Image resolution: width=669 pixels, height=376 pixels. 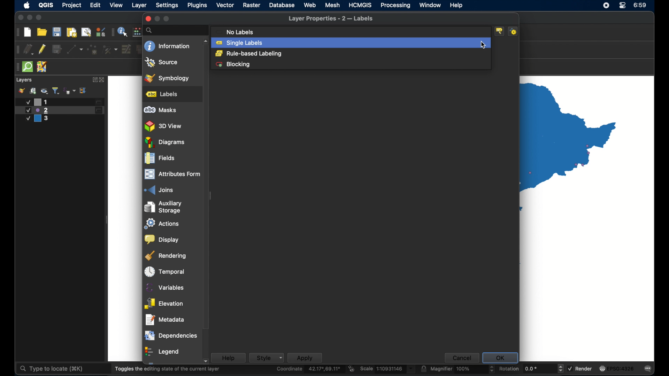 I want to click on filter legend by expression, so click(x=70, y=91).